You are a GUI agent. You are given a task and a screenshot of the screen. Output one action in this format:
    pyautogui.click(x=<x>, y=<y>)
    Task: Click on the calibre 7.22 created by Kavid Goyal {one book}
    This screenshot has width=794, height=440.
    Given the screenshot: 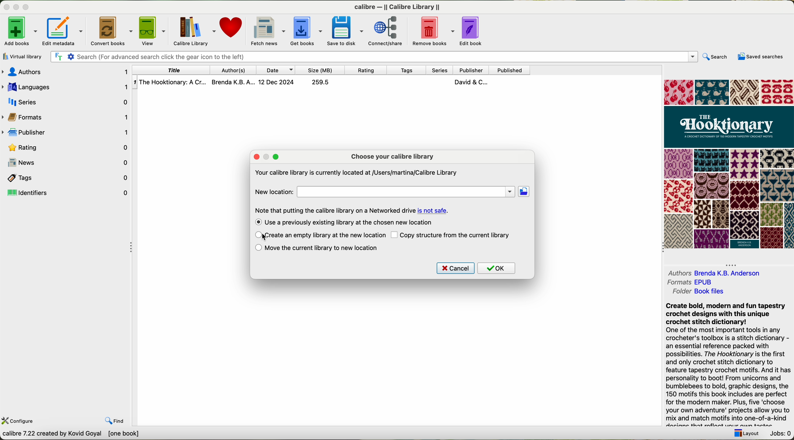 What is the action you would take?
    pyautogui.click(x=88, y=435)
    